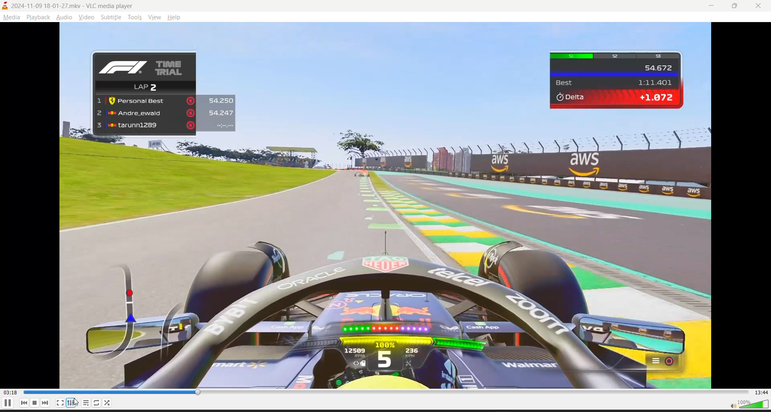 The image size is (771, 412). Describe the element at coordinates (135, 16) in the screenshot. I see `tools` at that location.